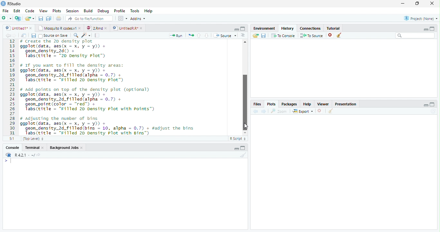  Describe the element at coordinates (307, 105) in the screenshot. I see `Help` at that location.